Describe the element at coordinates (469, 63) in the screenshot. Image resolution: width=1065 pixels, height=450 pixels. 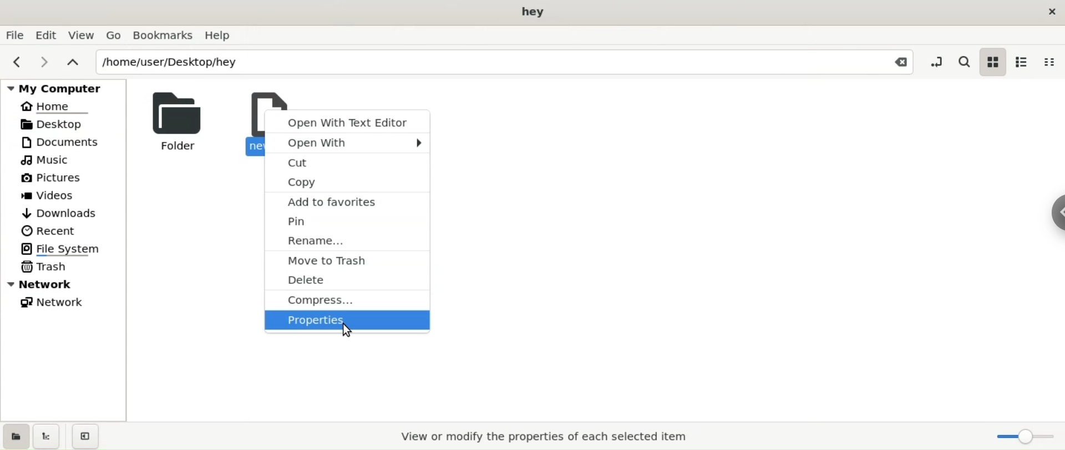
I see `/home/user/Desktop/hey` at that location.